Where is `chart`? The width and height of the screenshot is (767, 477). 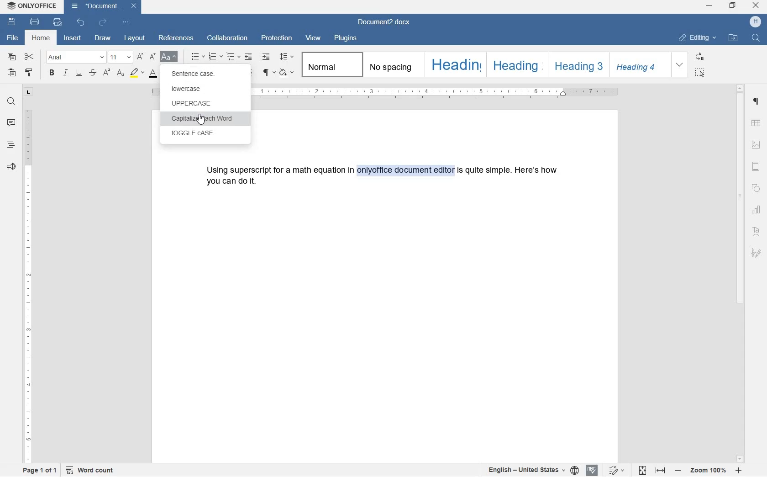 chart is located at coordinates (757, 210).